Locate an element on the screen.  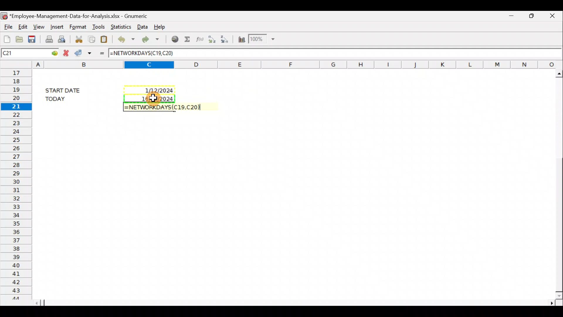
Tools is located at coordinates (98, 25).